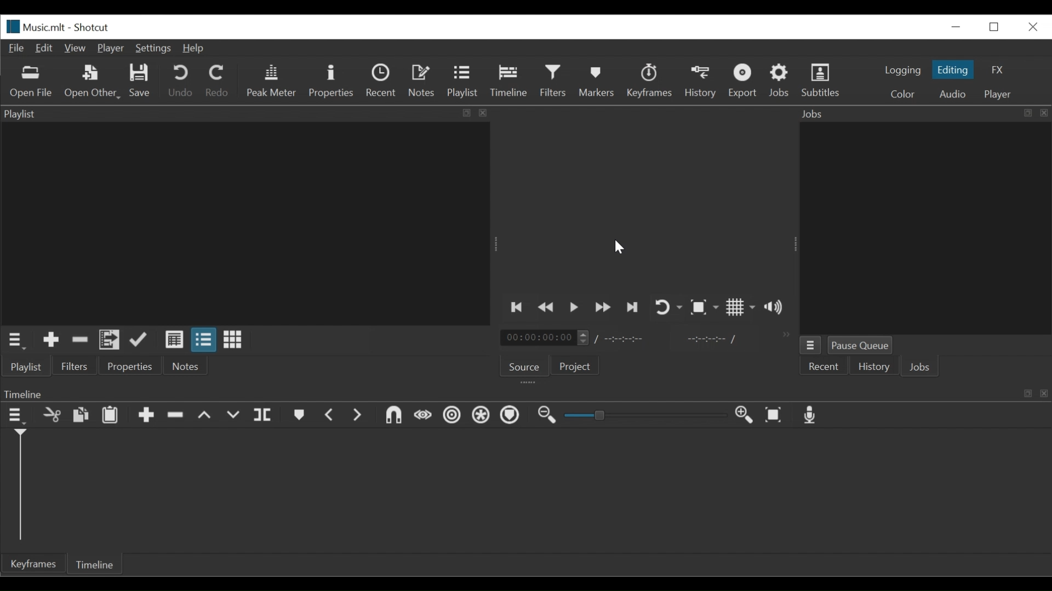 The width and height of the screenshot is (1052, 591). I want to click on Notes, so click(422, 82).